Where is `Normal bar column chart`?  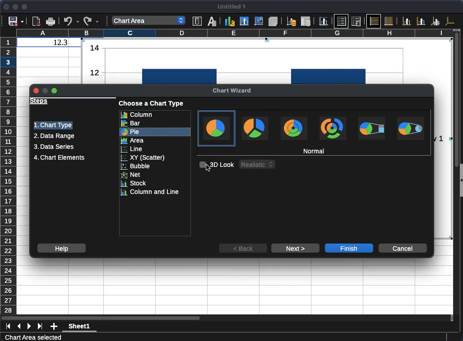 Normal bar column chart is located at coordinates (266, 61).